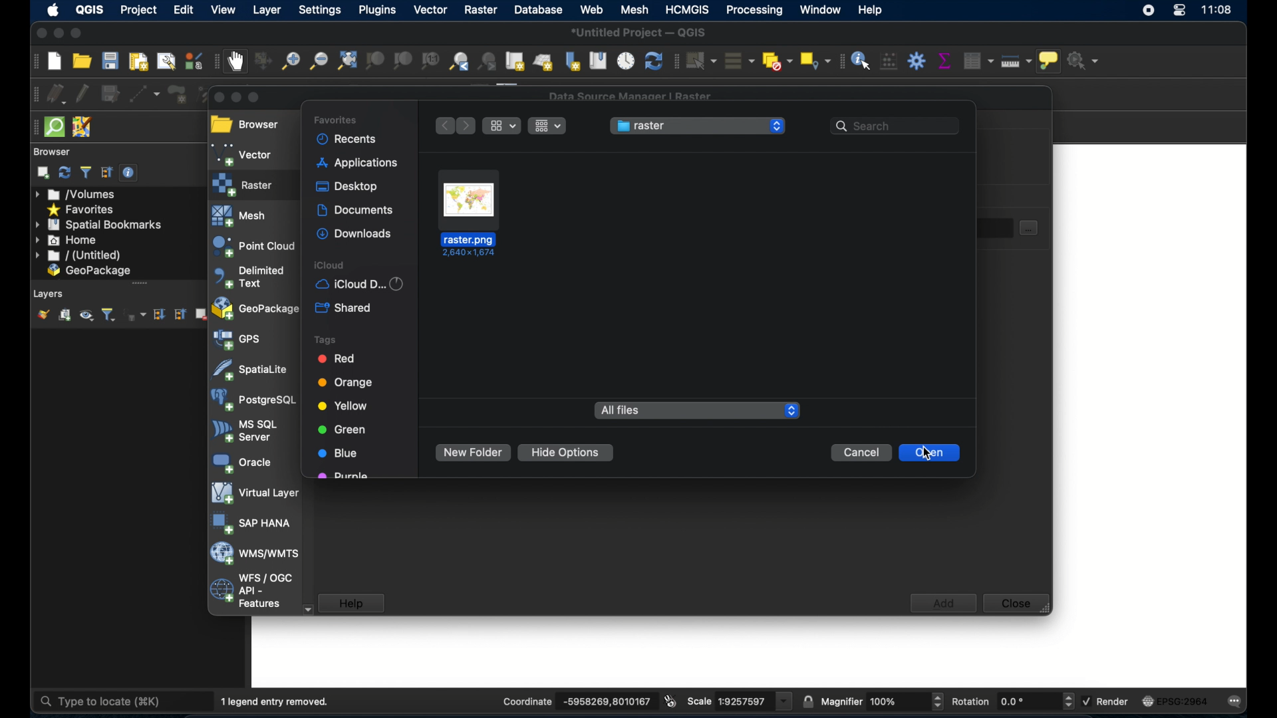 This screenshot has height=718, width=1277. What do you see at coordinates (105, 172) in the screenshot?
I see `collapse all` at bounding box center [105, 172].